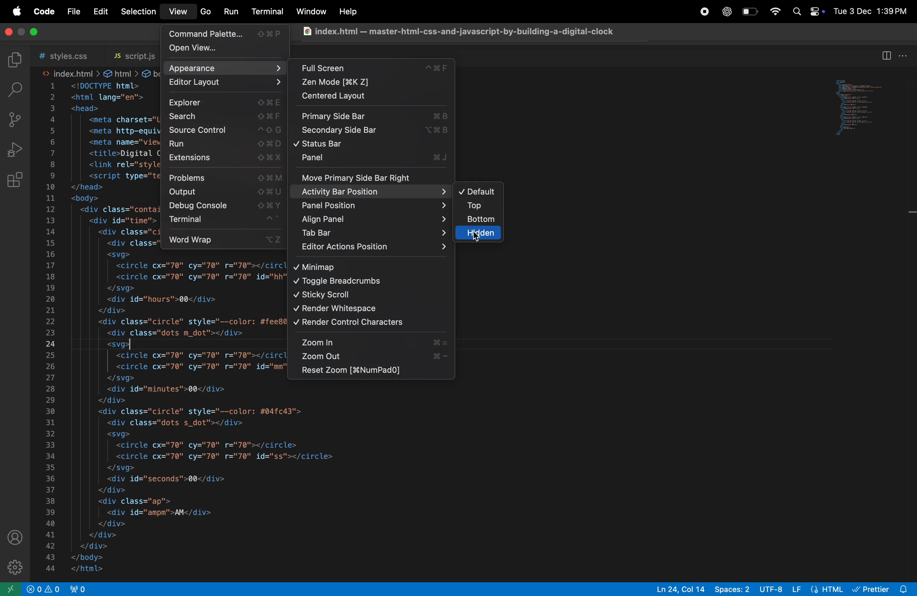  I want to click on maximize, so click(36, 32).